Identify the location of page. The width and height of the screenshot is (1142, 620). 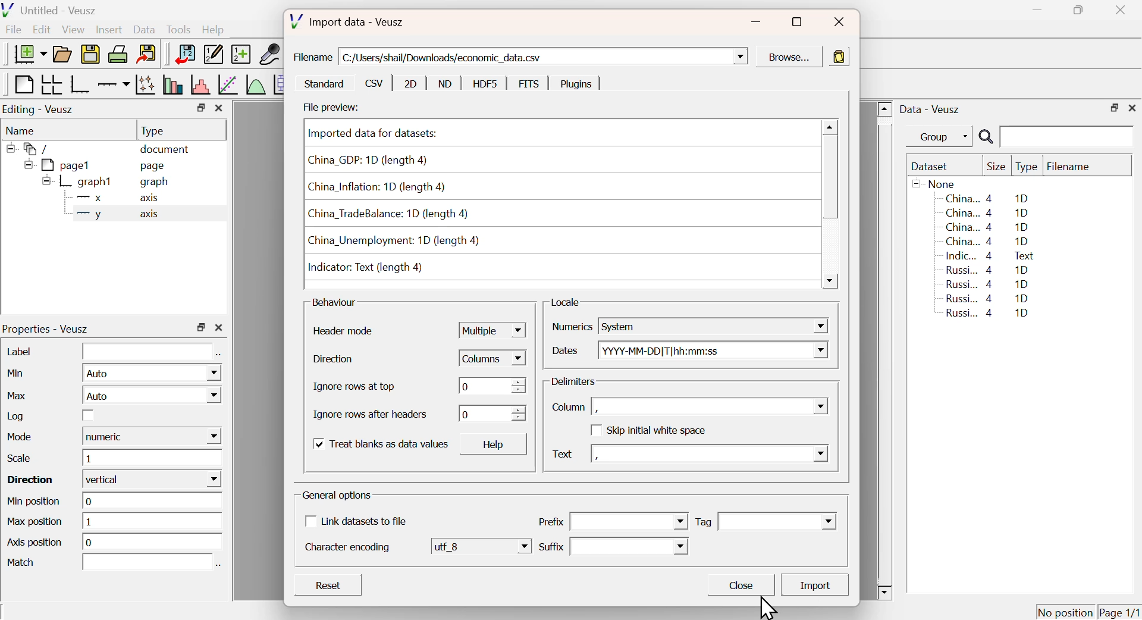
(155, 165).